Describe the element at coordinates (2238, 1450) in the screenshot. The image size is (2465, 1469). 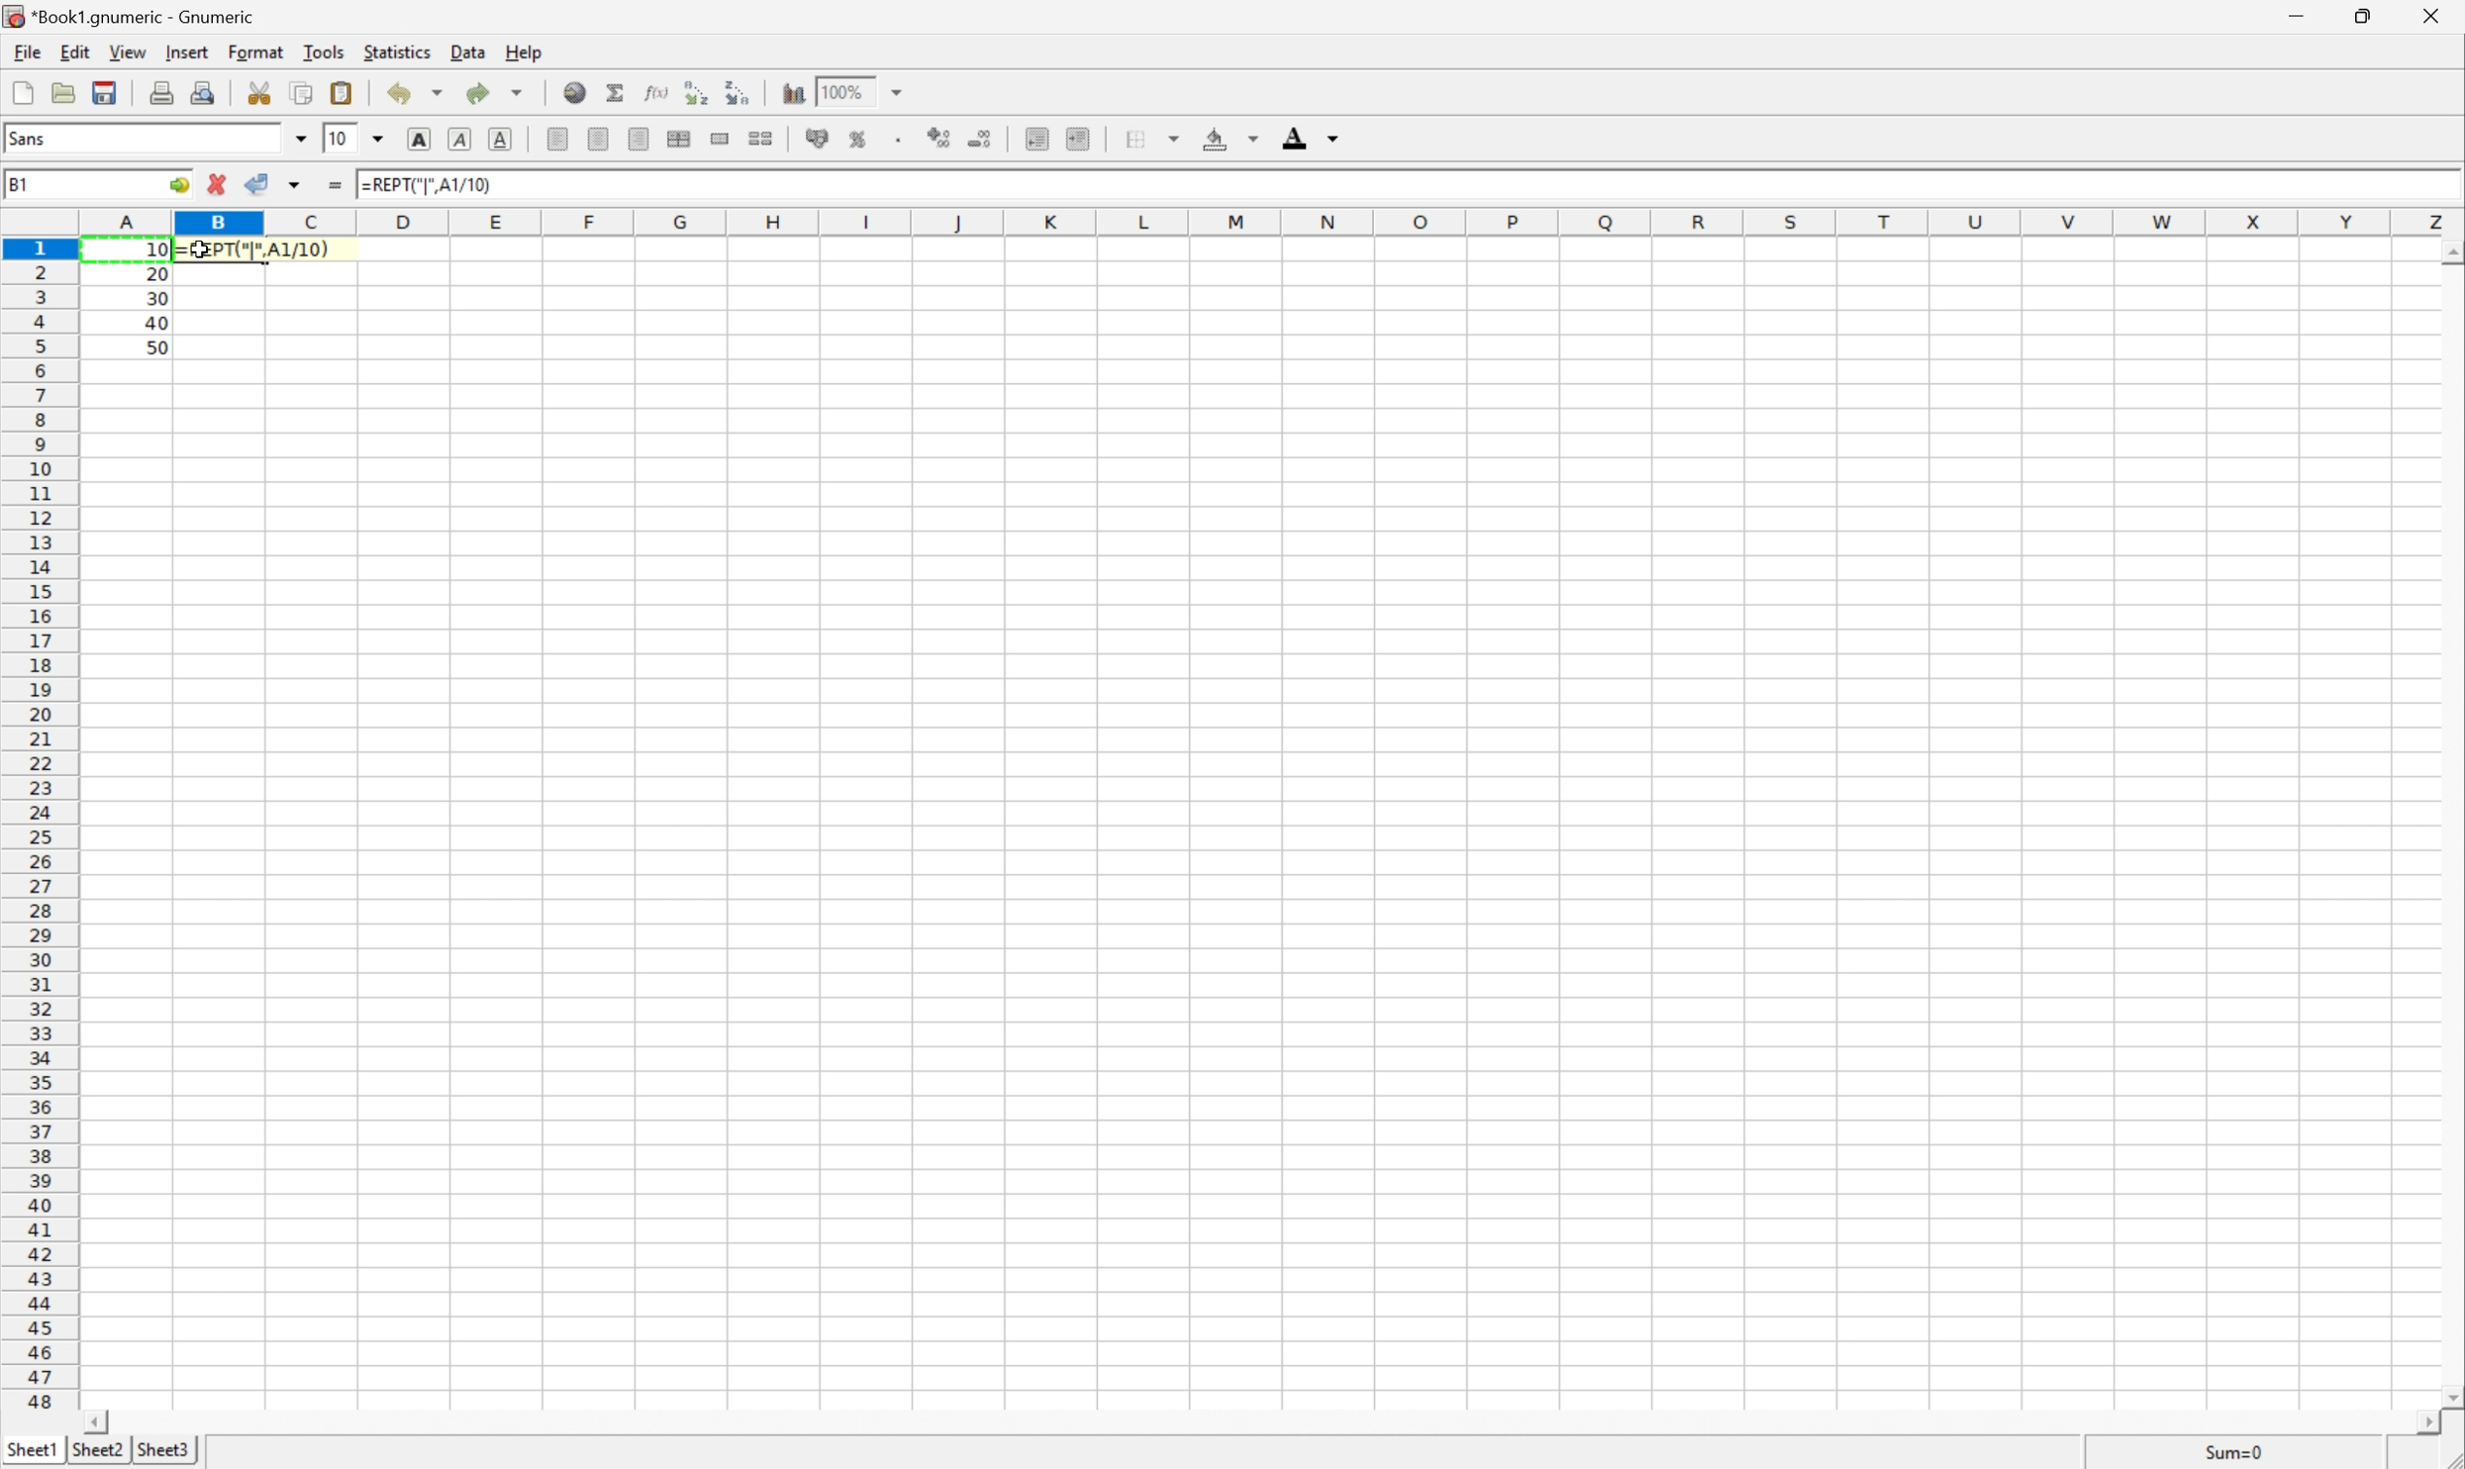
I see `Sum=10` at that location.